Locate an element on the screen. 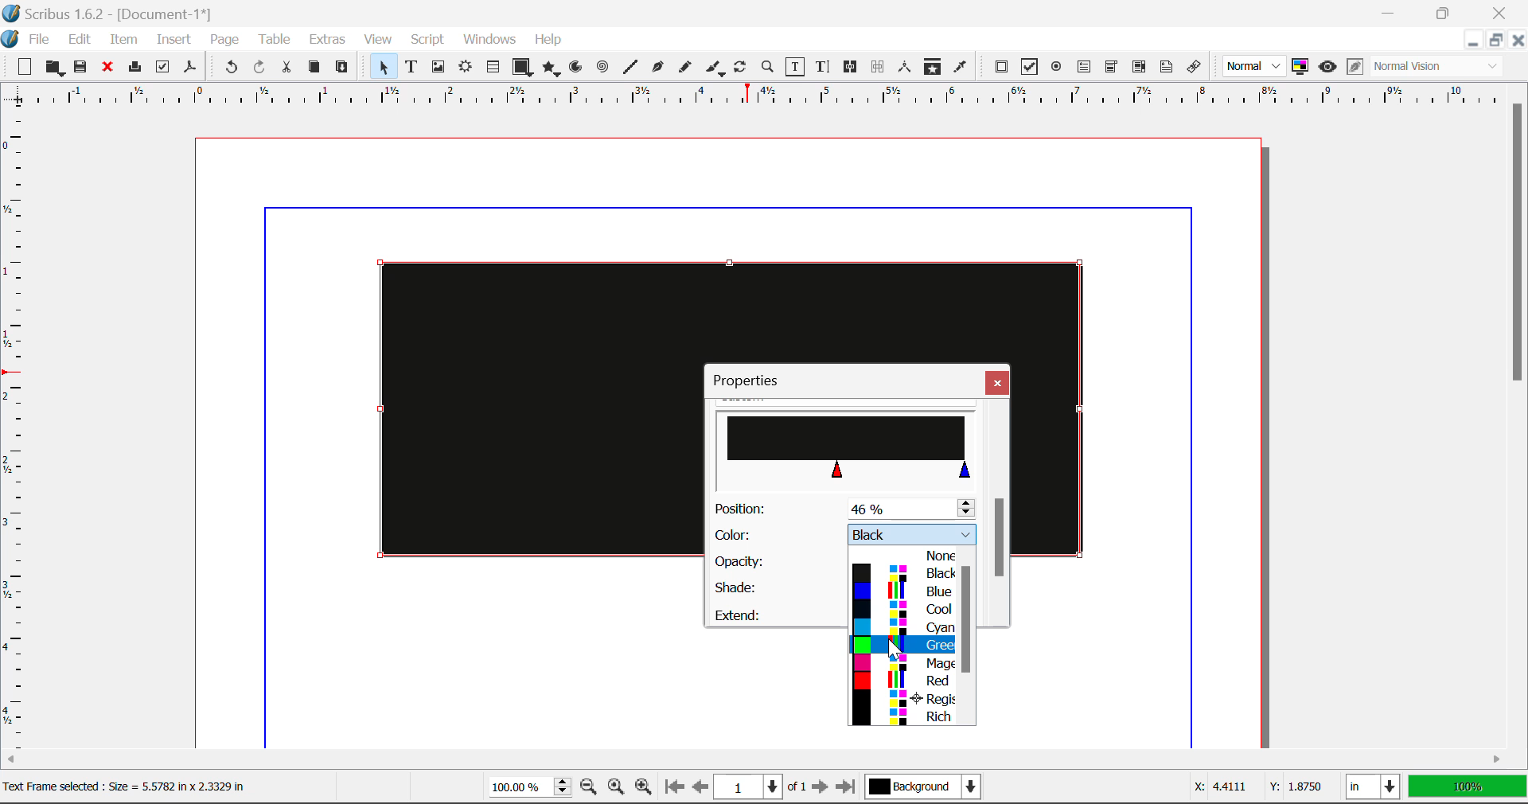  Scroll Bar is located at coordinates (1518, 416).